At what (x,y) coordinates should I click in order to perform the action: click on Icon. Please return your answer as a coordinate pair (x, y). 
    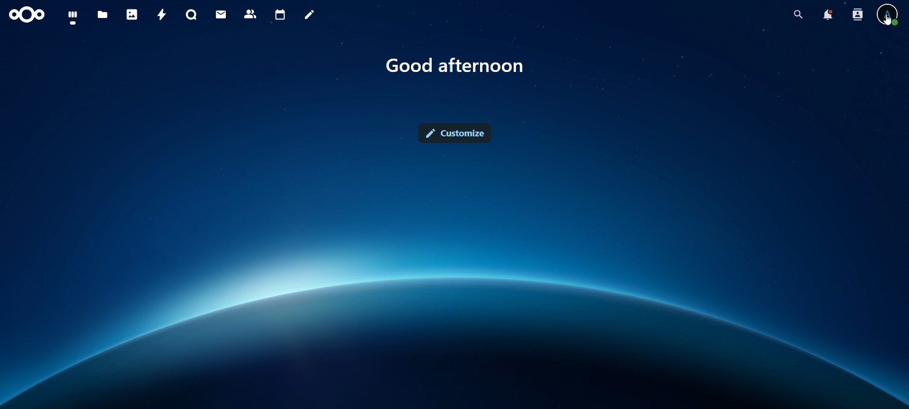
    Looking at the image, I should click on (26, 17).